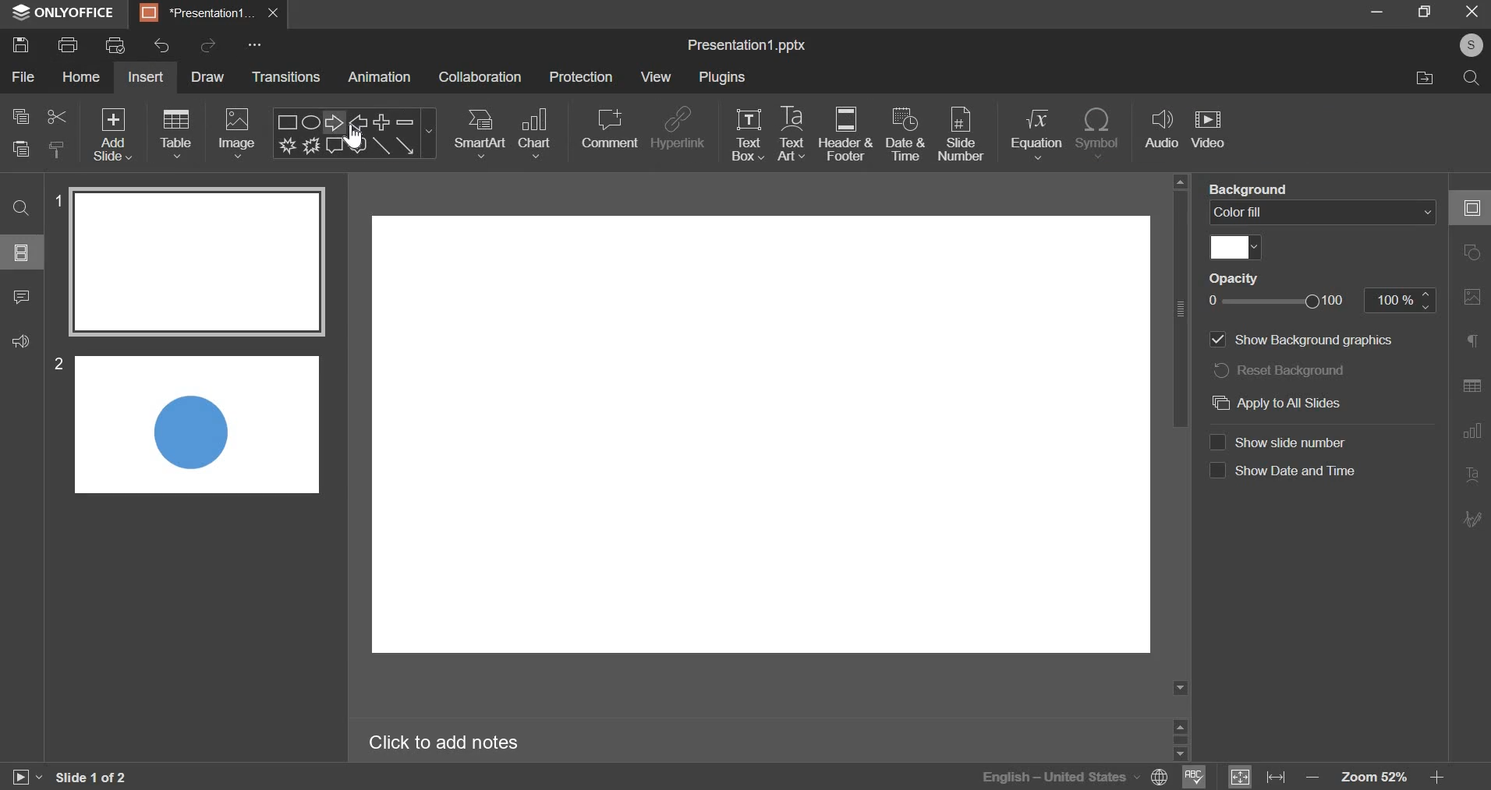 This screenshot has height=790, width=1491. Describe the element at coordinates (22, 45) in the screenshot. I see `save` at that location.